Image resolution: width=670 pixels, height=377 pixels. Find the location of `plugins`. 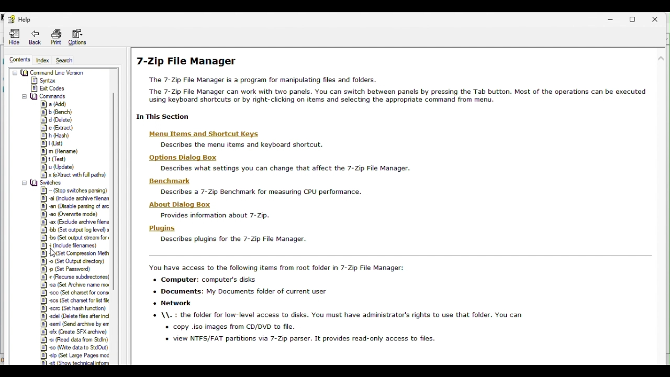

plugins is located at coordinates (163, 228).